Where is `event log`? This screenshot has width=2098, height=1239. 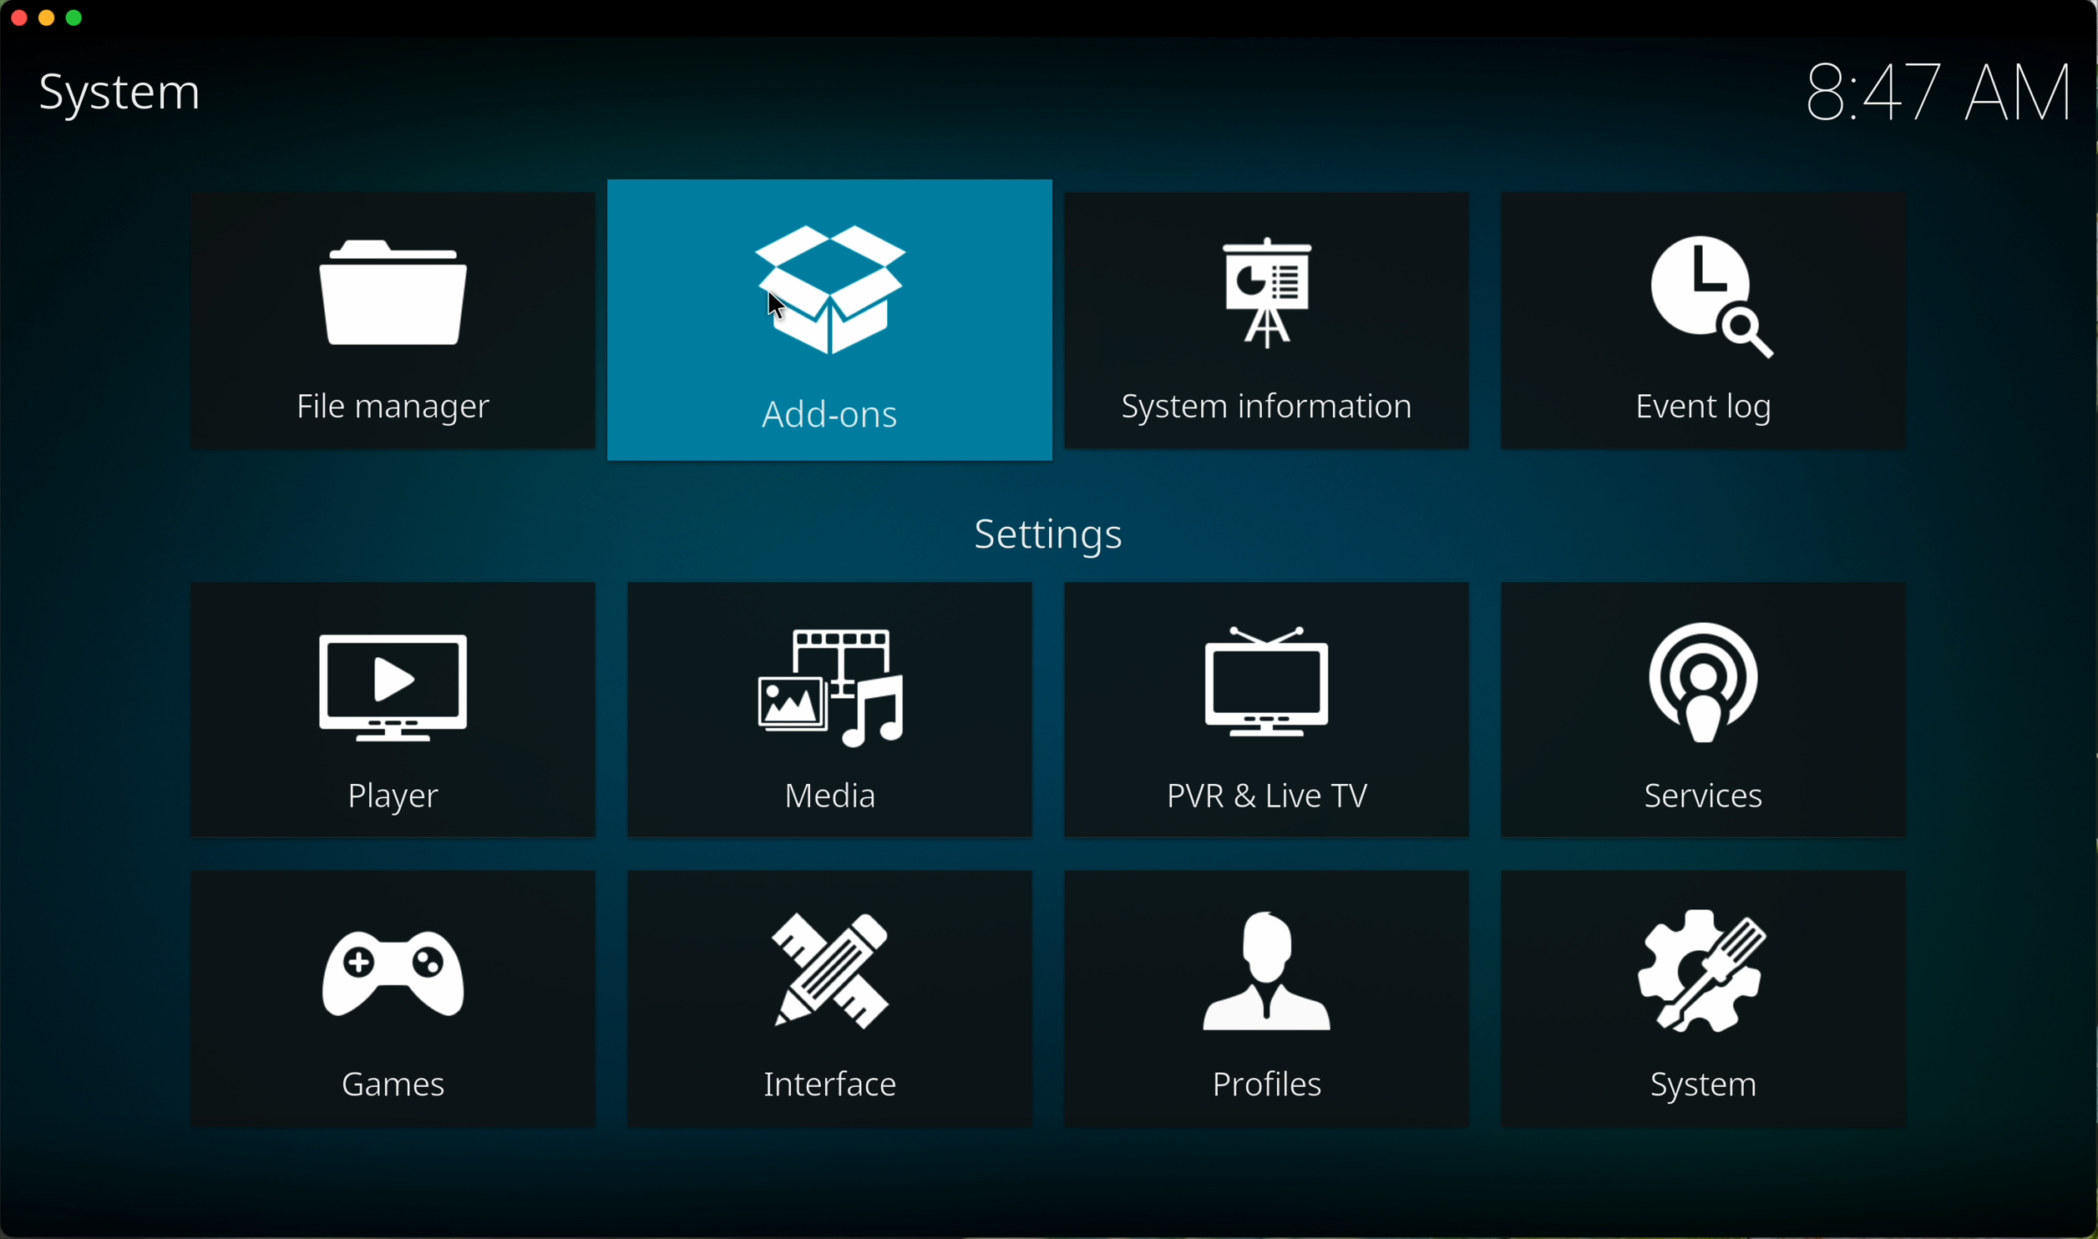
event log is located at coordinates (1705, 321).